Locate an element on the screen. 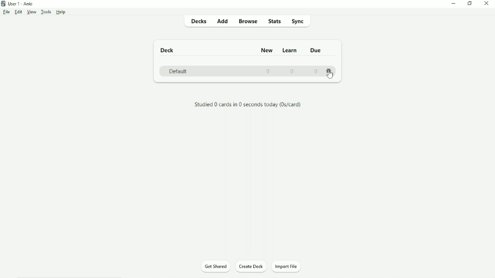 This screenshot has height=278, width=495. Decks is located at coordinates (198, 21).